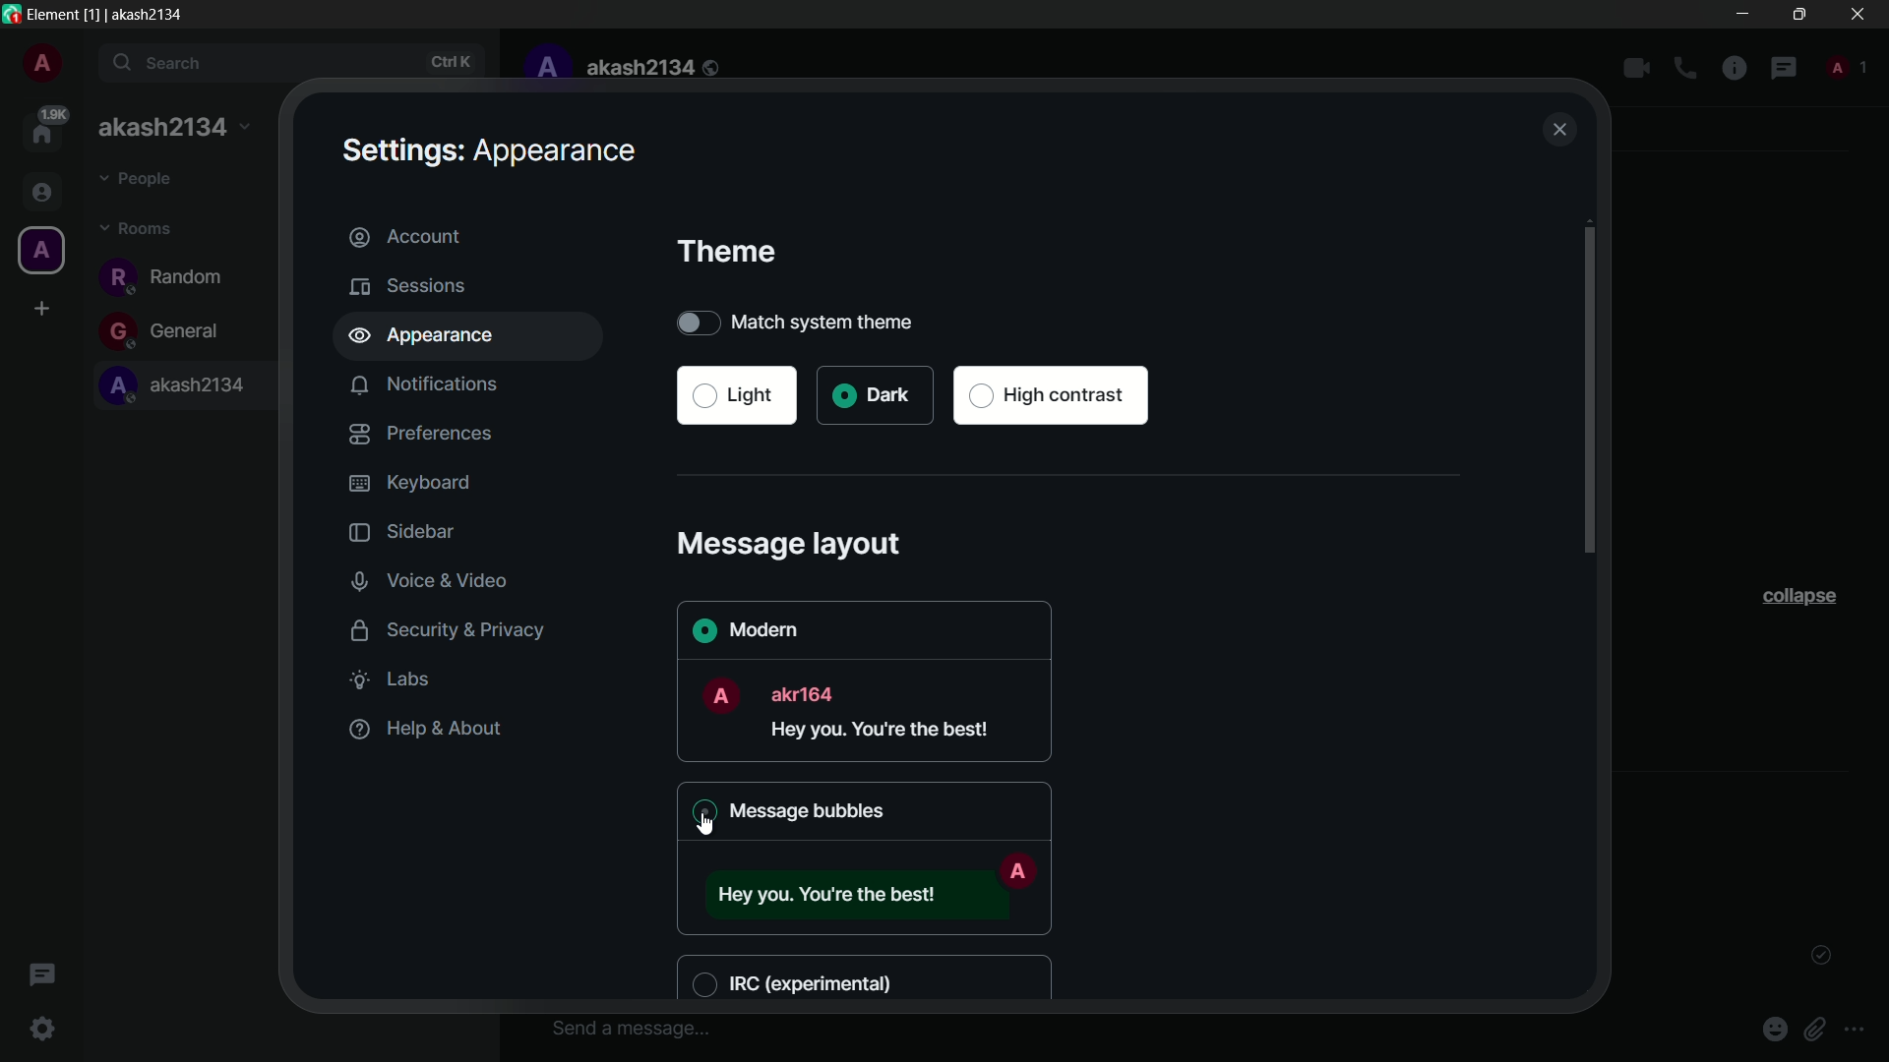 The width and height of the screenshot is (1889, 1062). I want to click on toggle switch, so click(696, 322).